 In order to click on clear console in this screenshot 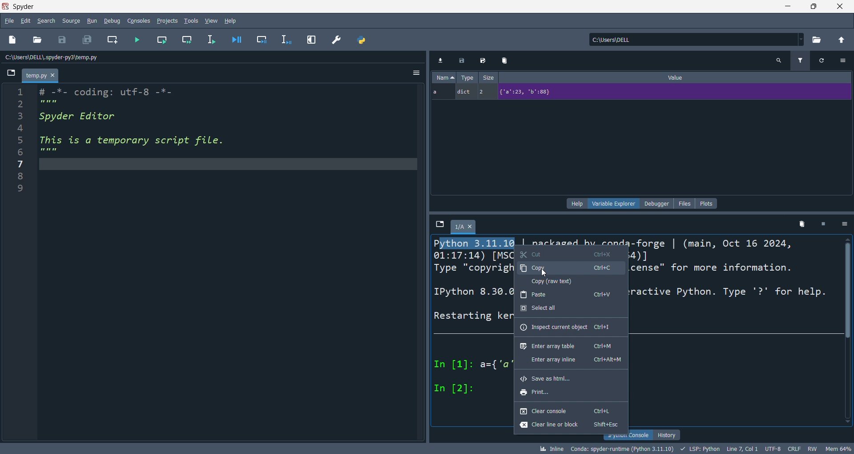, I will do `click(569, 412)`.